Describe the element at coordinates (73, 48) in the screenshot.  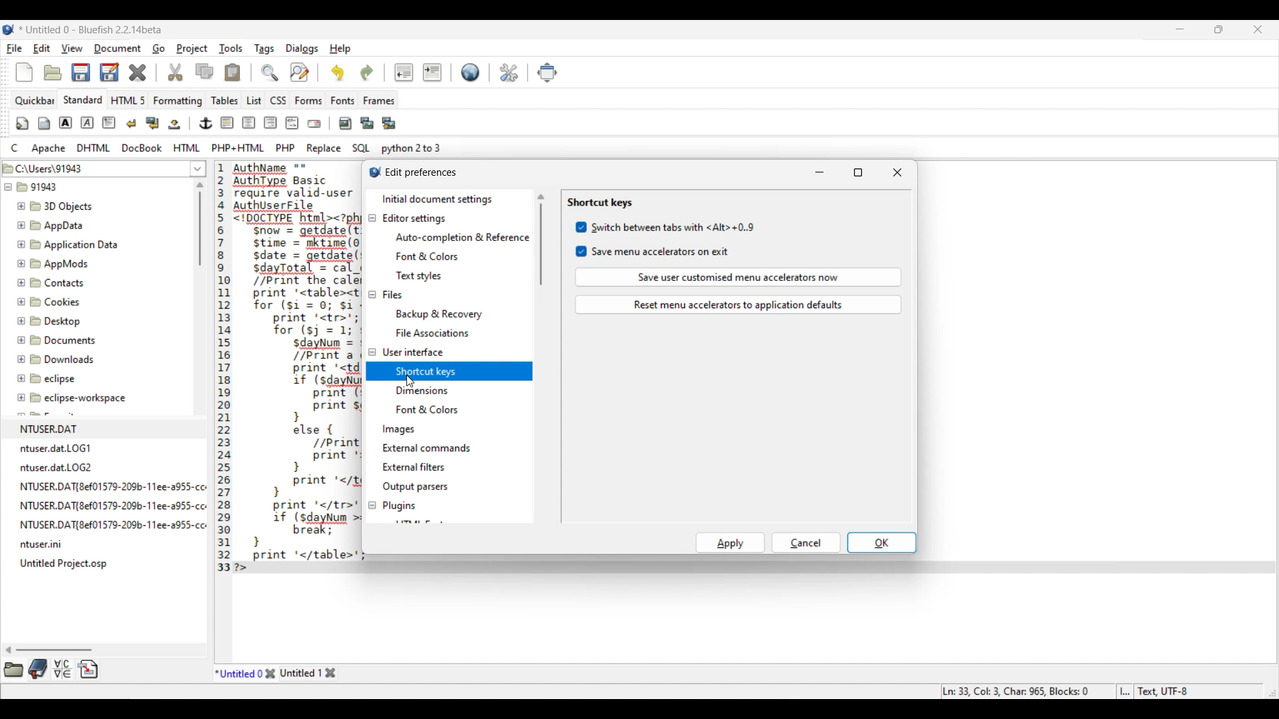
I see `View menu` at that location.